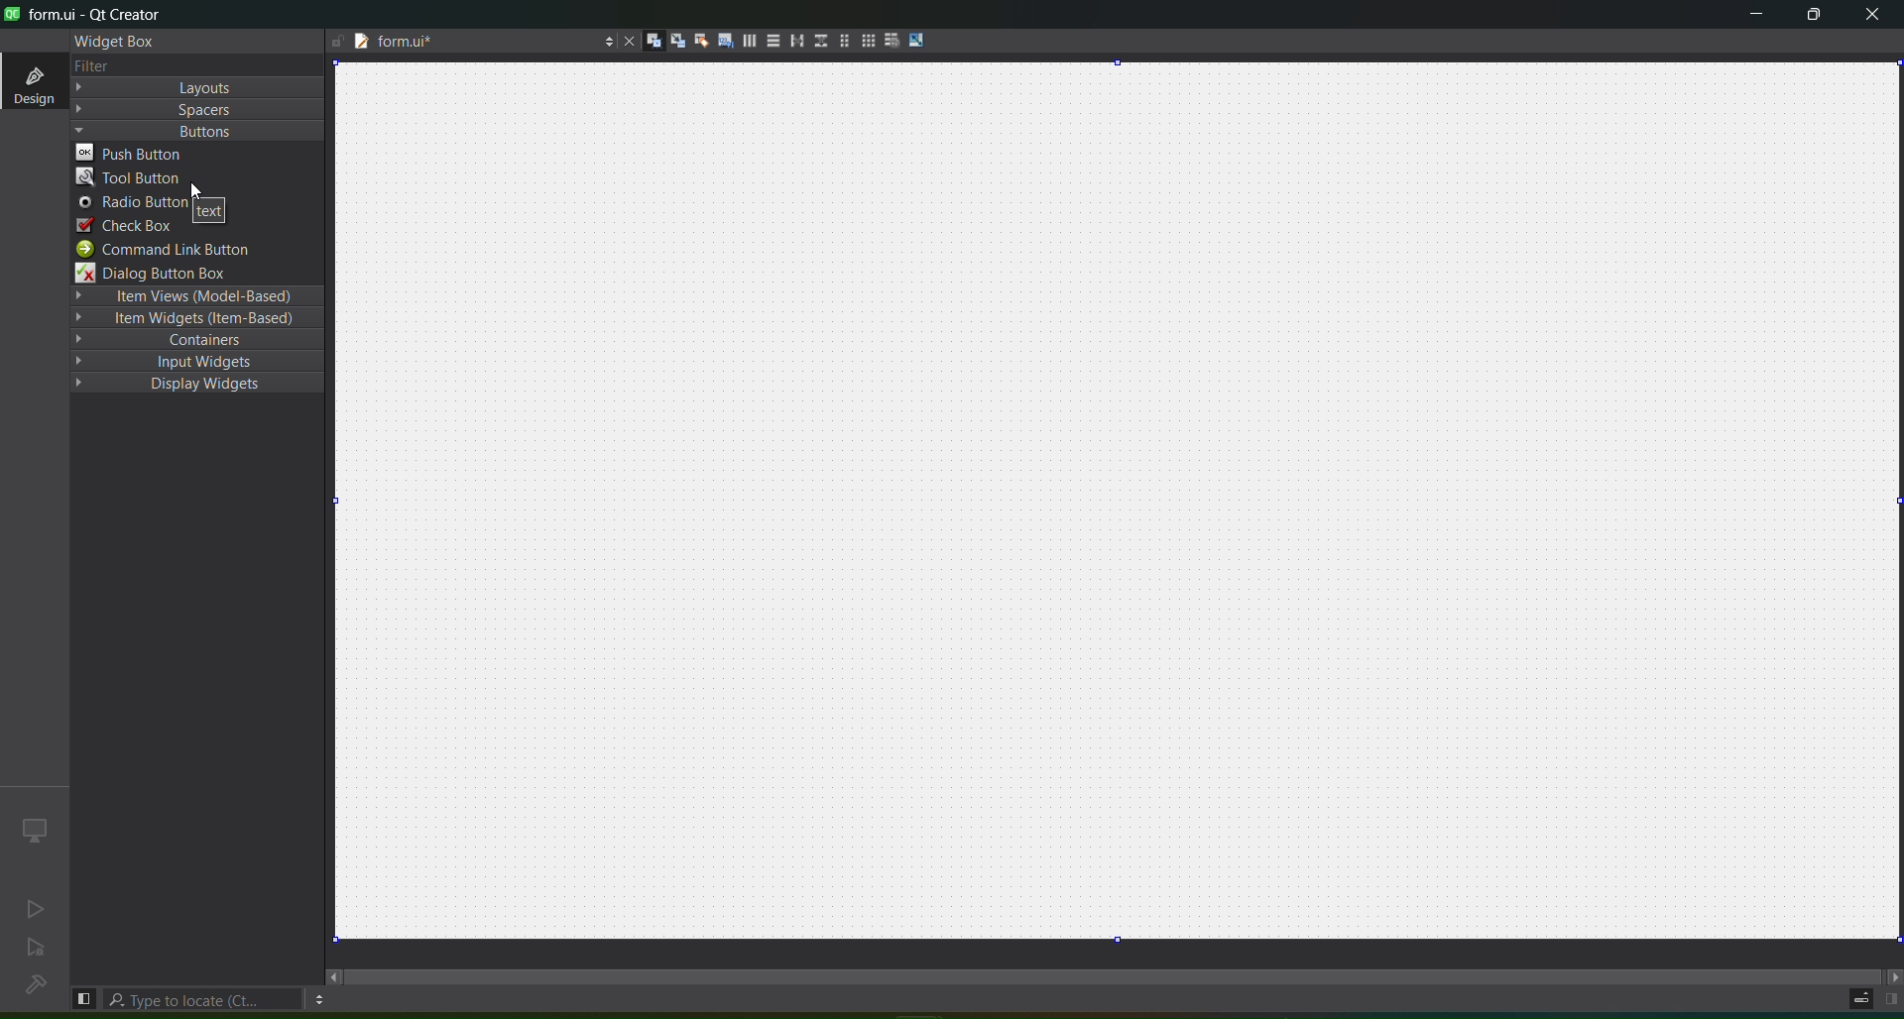 This screenshot has height=1019, width=1904. Describe the element at coordinates (1811, 16) in the screenshot. I see `maximize` at that location.